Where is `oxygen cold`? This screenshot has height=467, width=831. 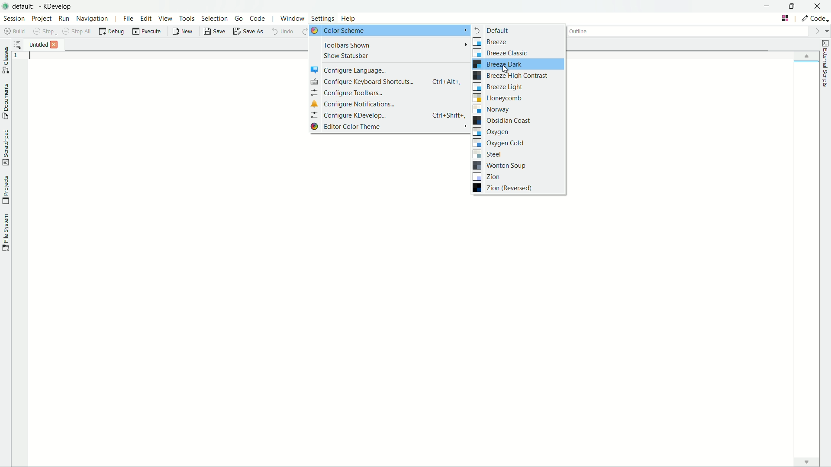
oxygen cold is located at coordinates (499, 143).